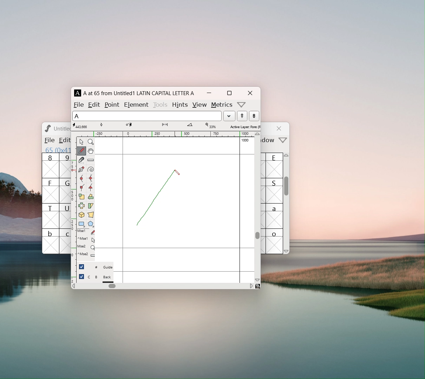  I want to click on polygon or star, so click(91, 225).